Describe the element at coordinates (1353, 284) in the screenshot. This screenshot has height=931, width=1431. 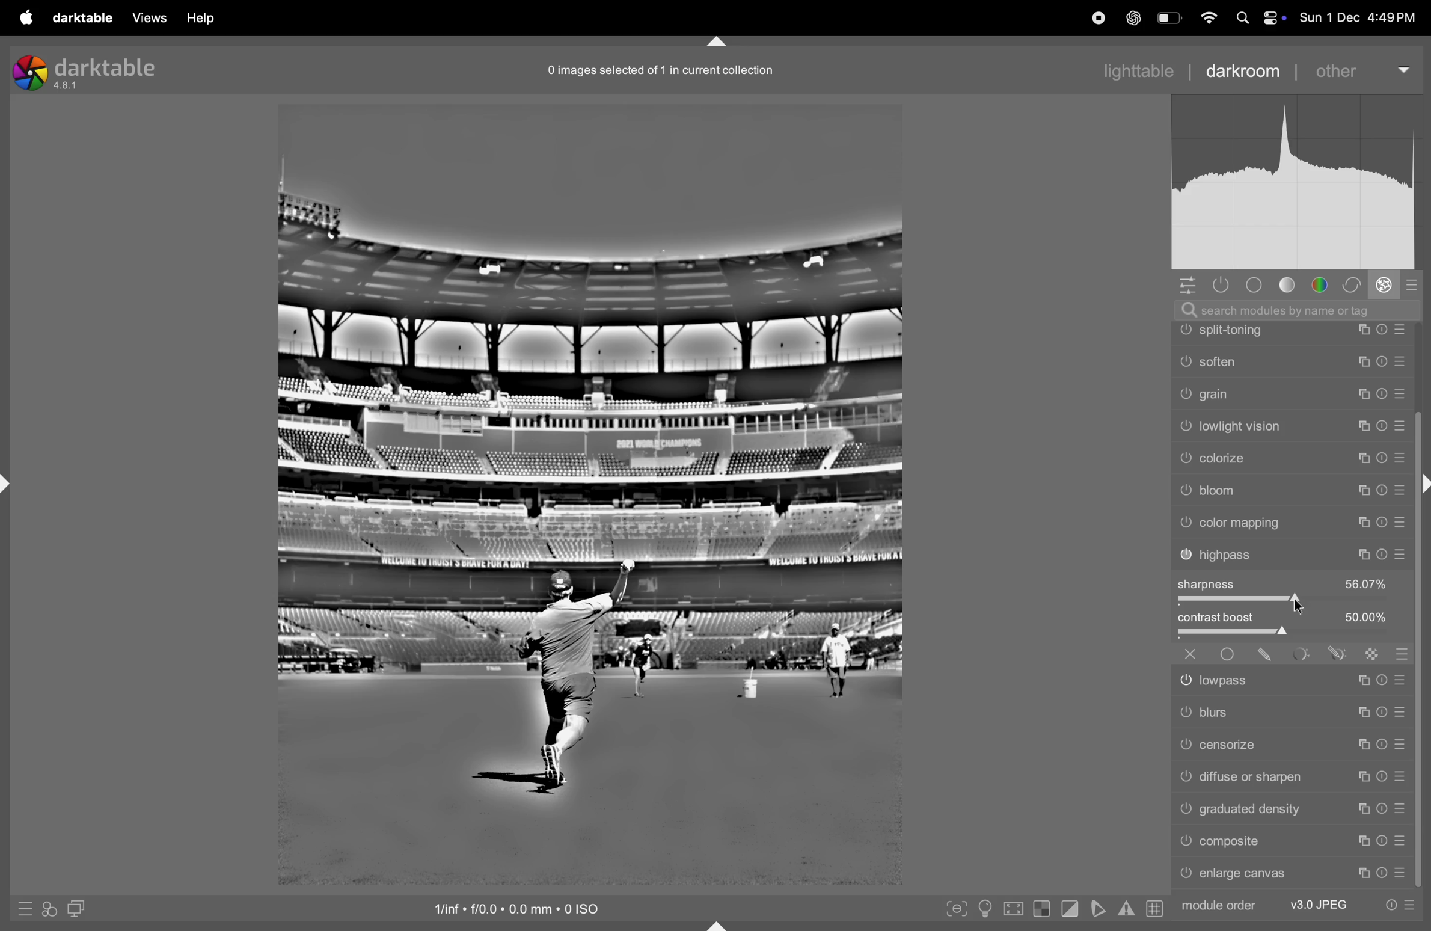
I see `correct` at that location.